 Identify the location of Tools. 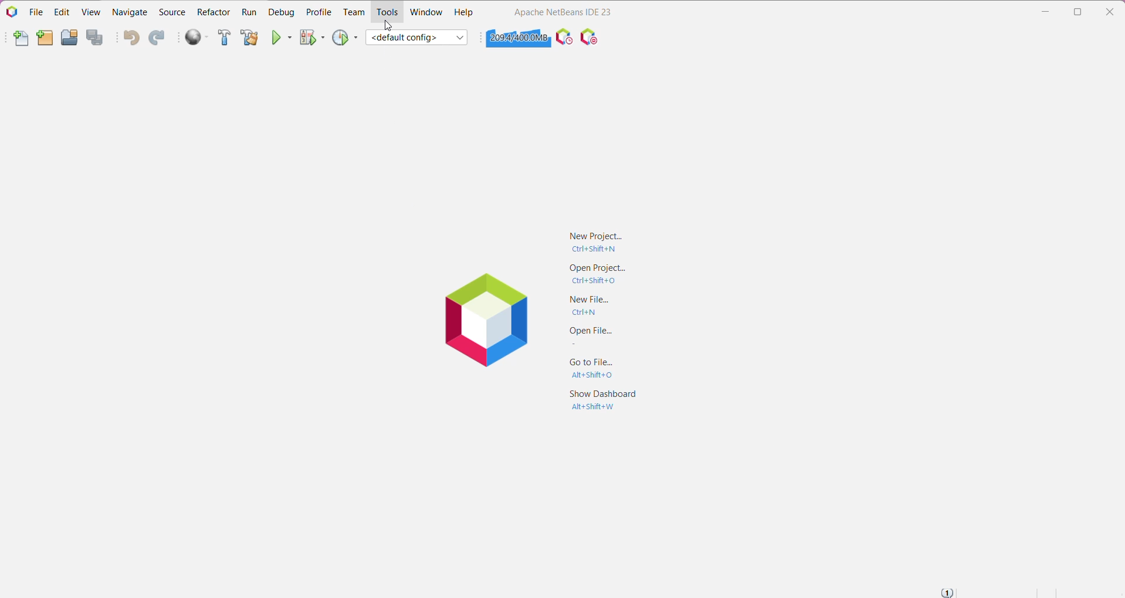
(389, 12).